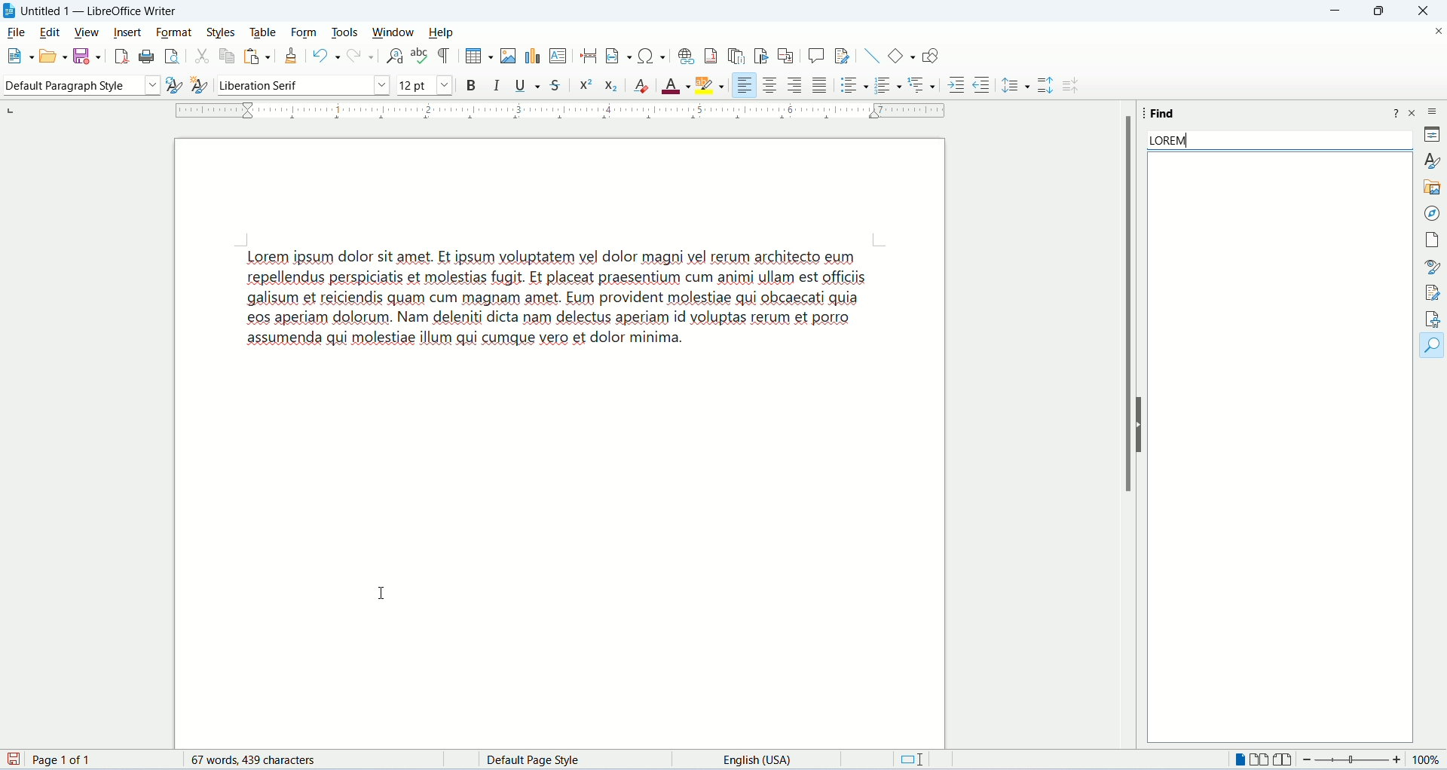 The image size is (1447, 770). Describe the element at coordinates (1047, 87) in the screenshot. I see `increase paragraph spacing` at that location.